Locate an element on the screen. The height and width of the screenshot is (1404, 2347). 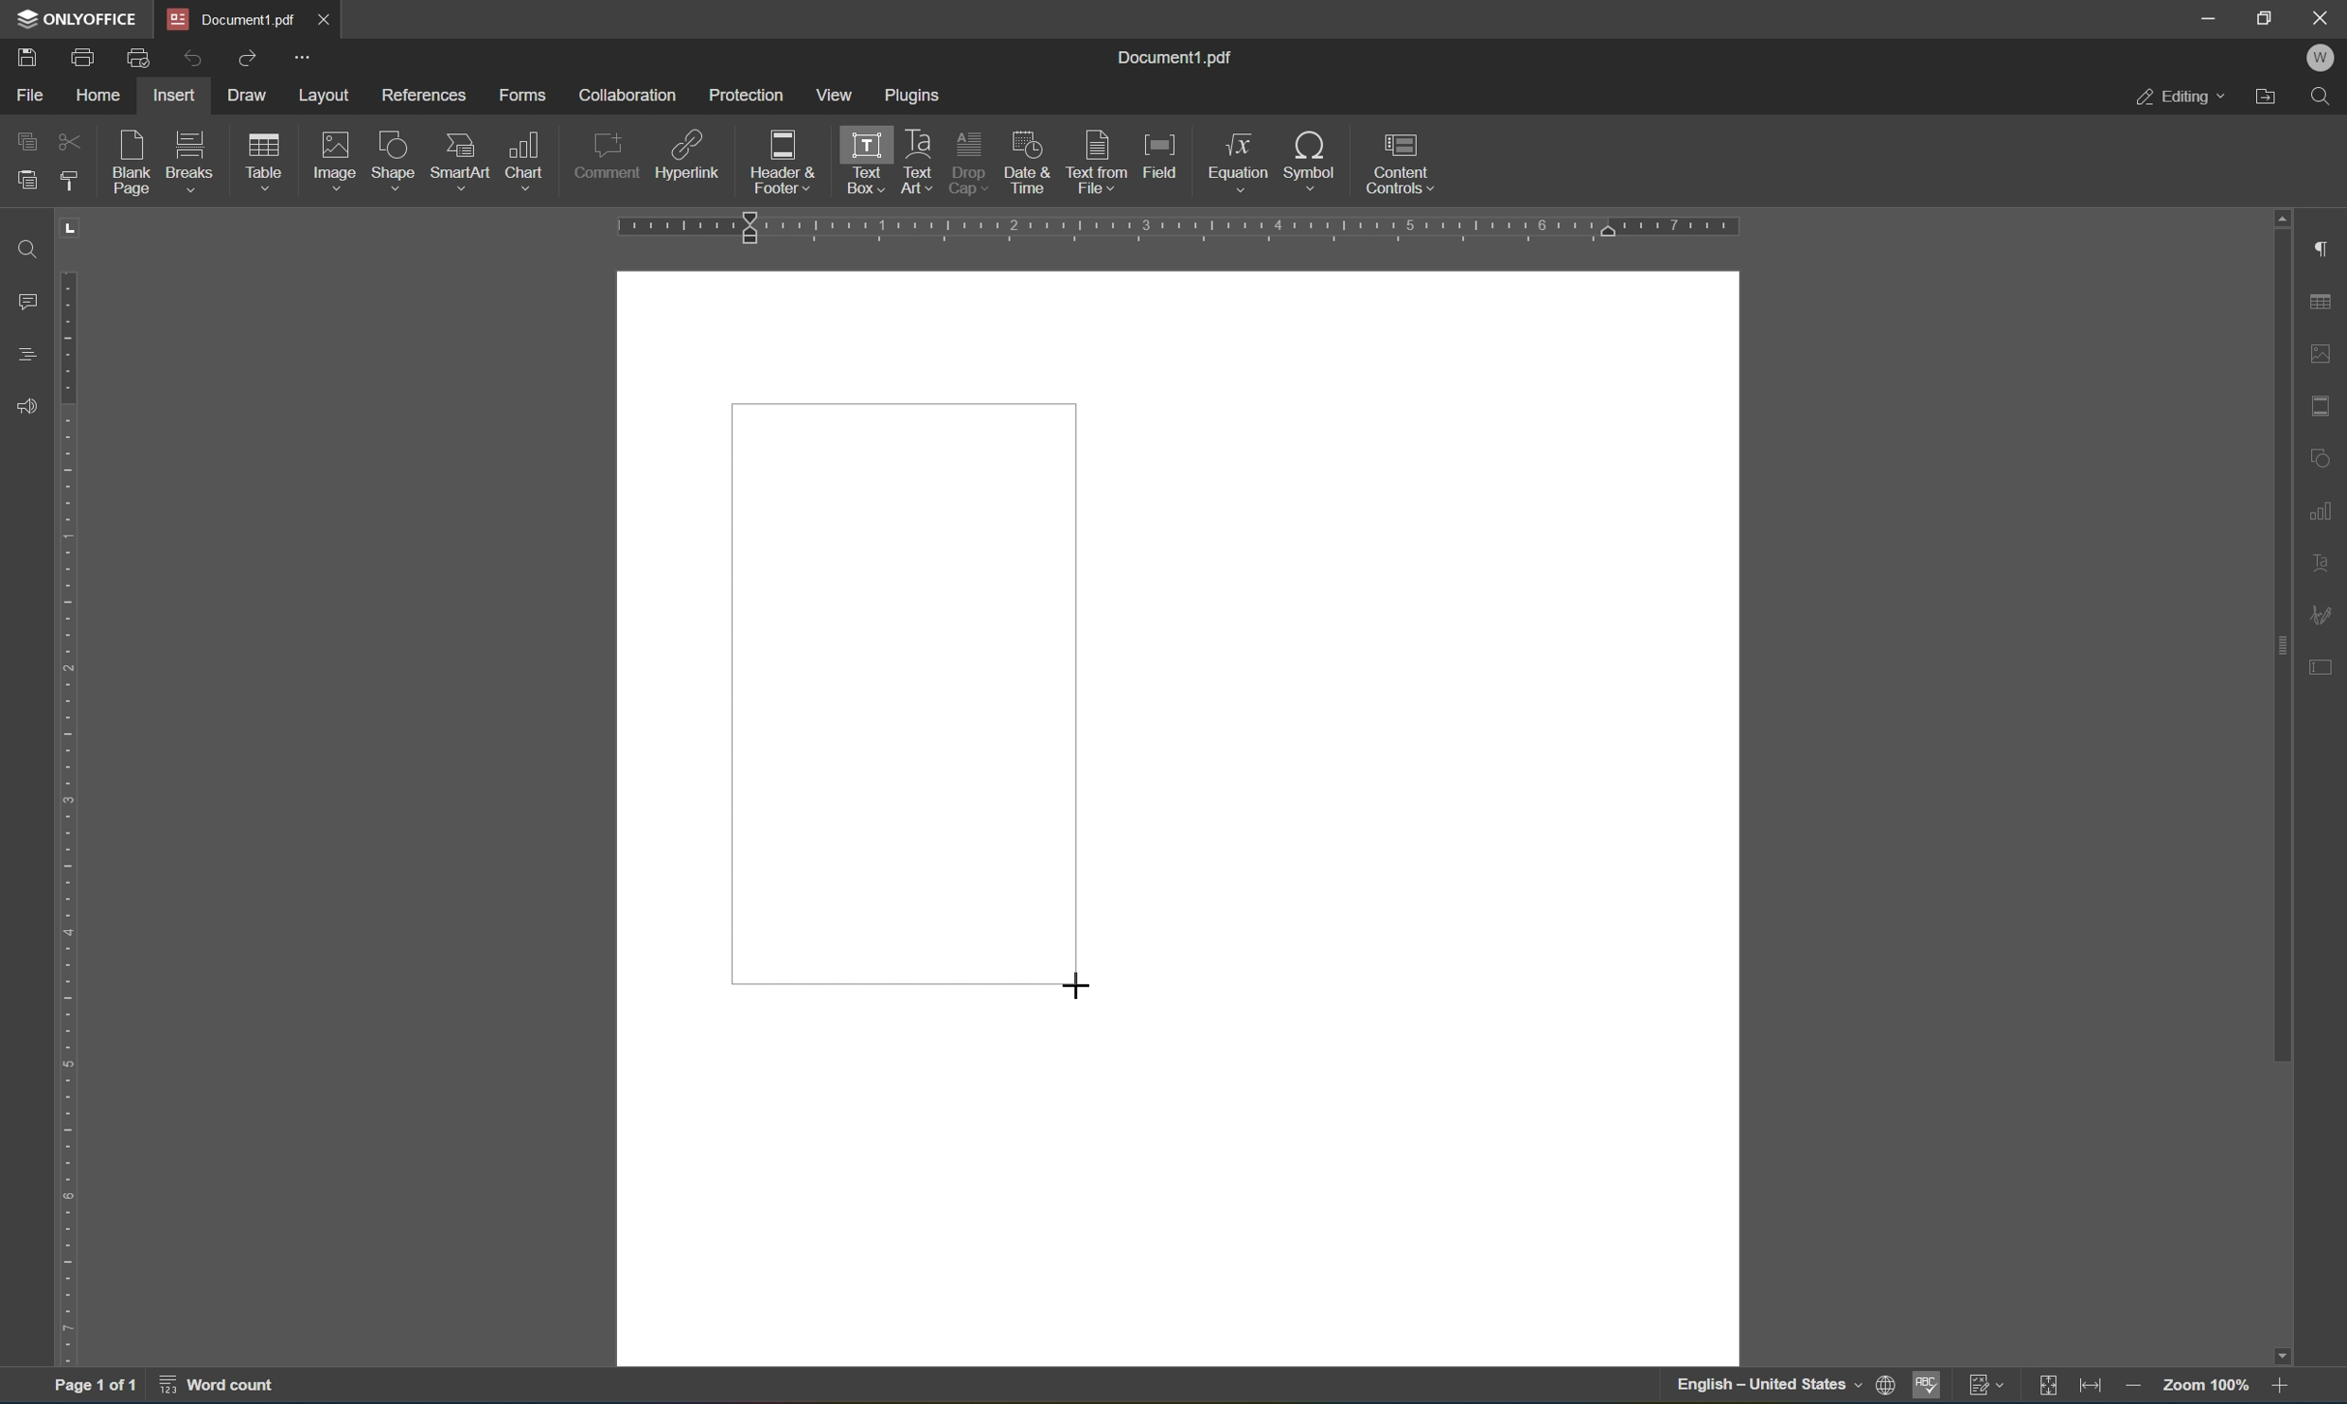
Page 1 of 1 is located at coordinates (96, 1388).